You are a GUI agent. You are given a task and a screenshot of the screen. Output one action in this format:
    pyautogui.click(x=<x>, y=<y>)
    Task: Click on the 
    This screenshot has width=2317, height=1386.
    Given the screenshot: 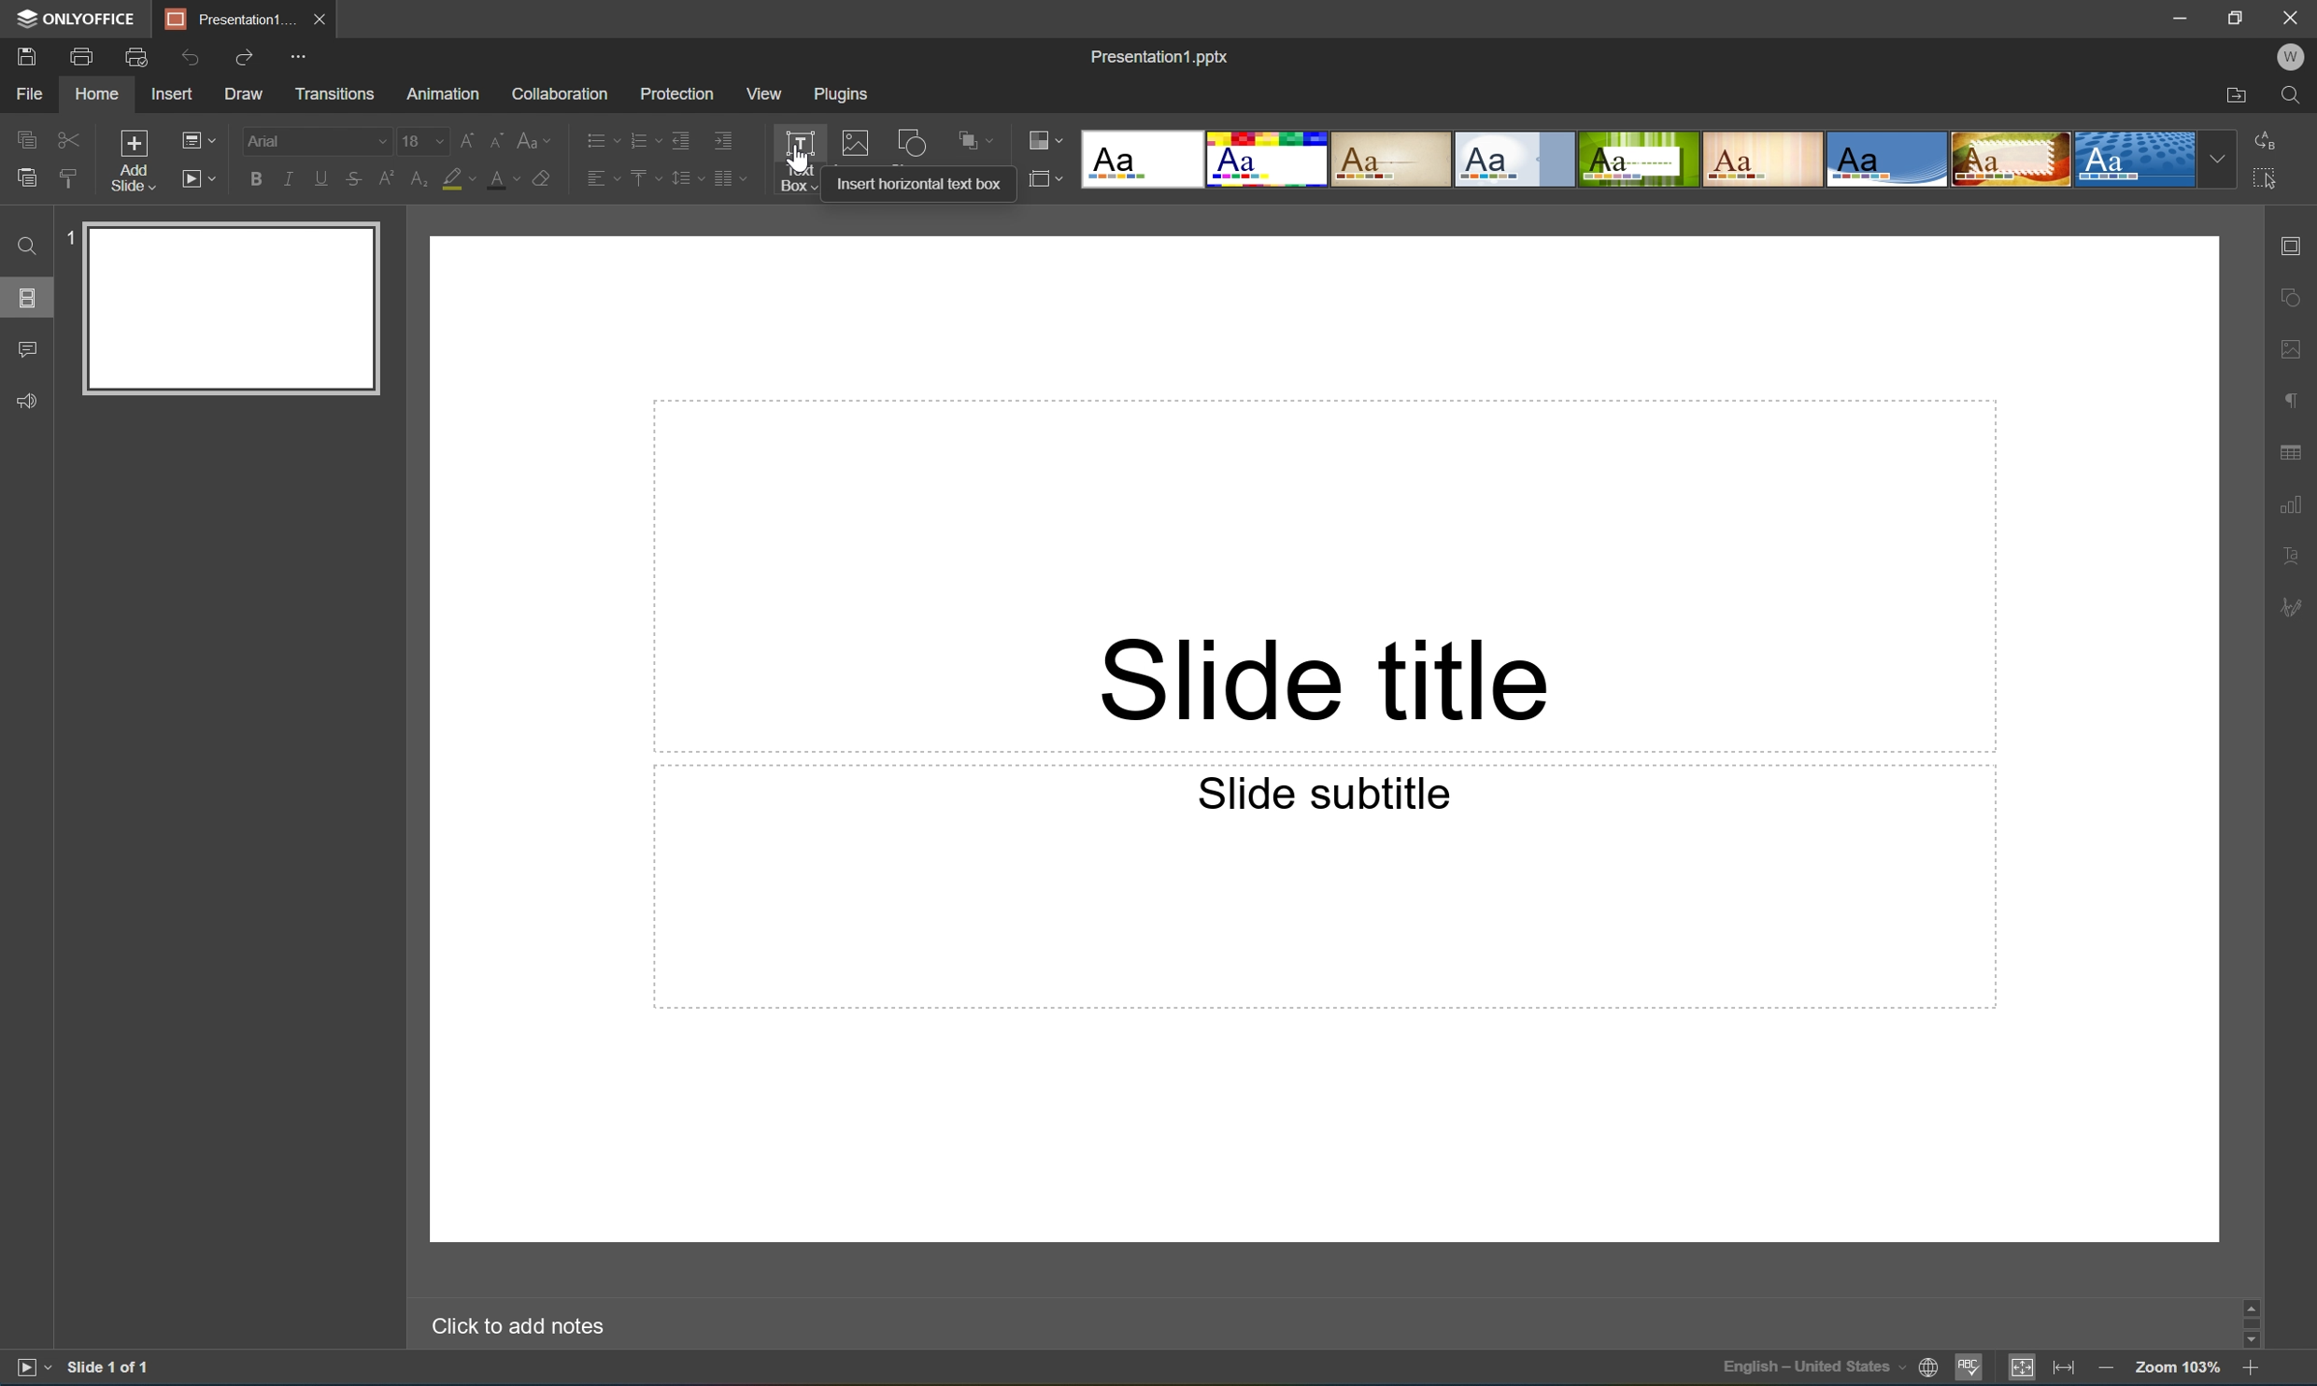 What is the action you would take?
    pyautogui.click(x=916, y=184)
    